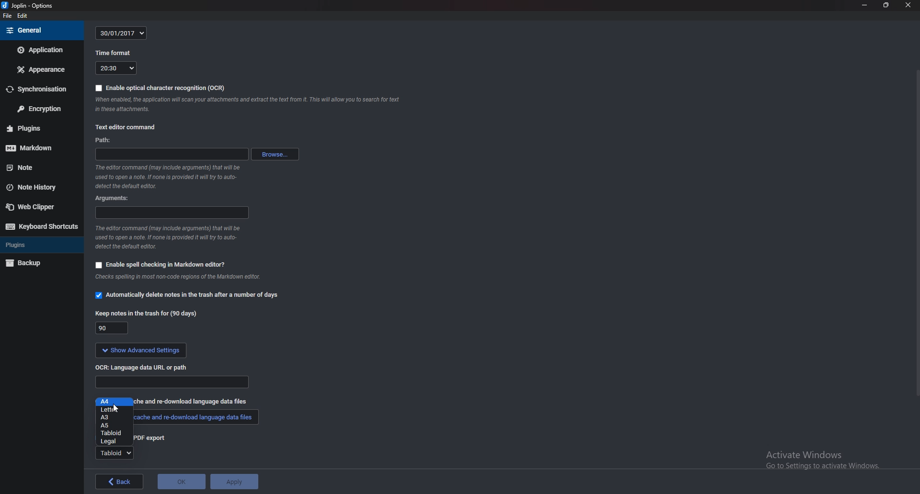 The image size is (920, 494). Describe the element at coordinates (156, 438) in the screenshot. I see `pdf export` at that location.